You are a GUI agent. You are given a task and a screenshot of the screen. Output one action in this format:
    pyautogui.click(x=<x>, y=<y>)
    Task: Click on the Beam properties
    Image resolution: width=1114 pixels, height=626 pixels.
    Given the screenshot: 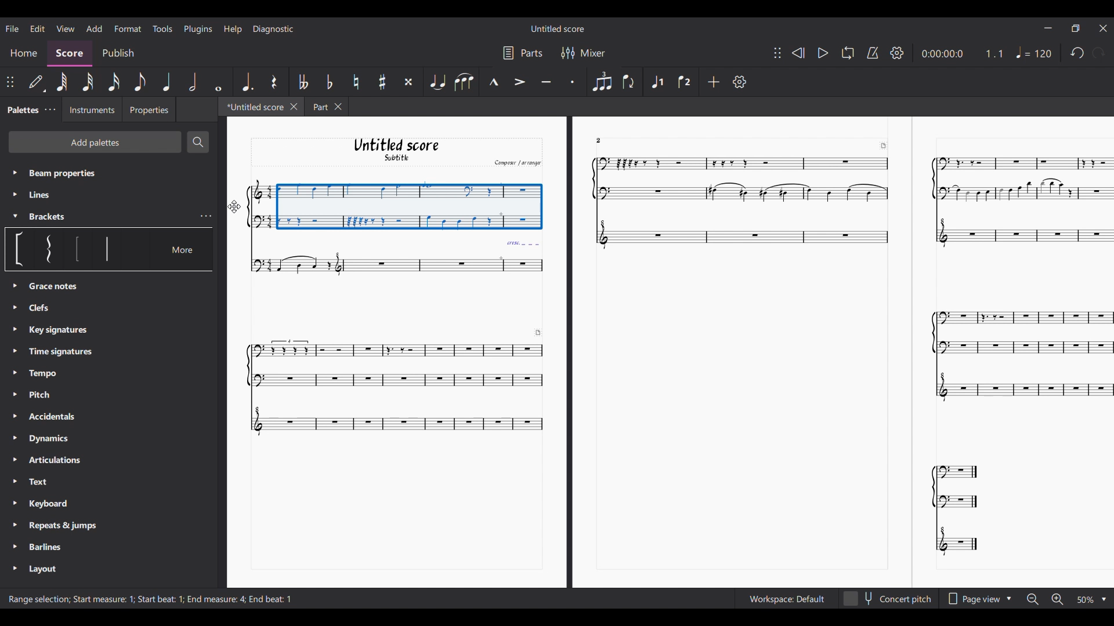 What is the action you would take?
    pyautogui.click(x=91, y=173)
    